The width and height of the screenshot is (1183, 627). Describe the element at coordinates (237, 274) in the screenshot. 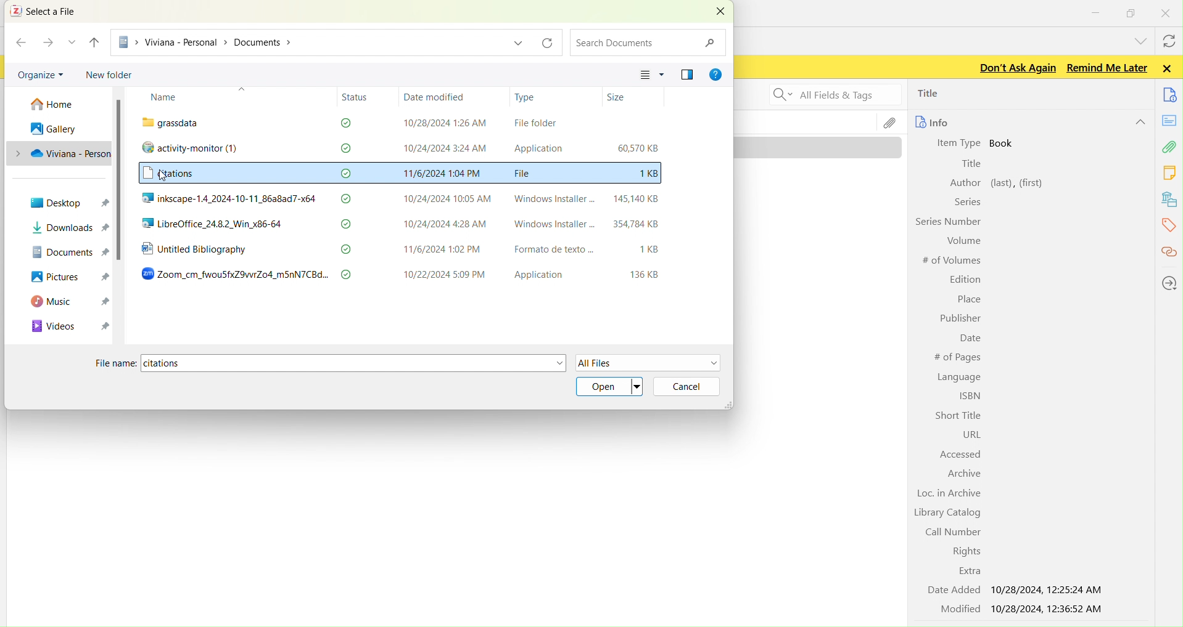

I see ` Zoom_cm_fwouSfxZ9vwrZo4_m5nN7CBd...` at that location.